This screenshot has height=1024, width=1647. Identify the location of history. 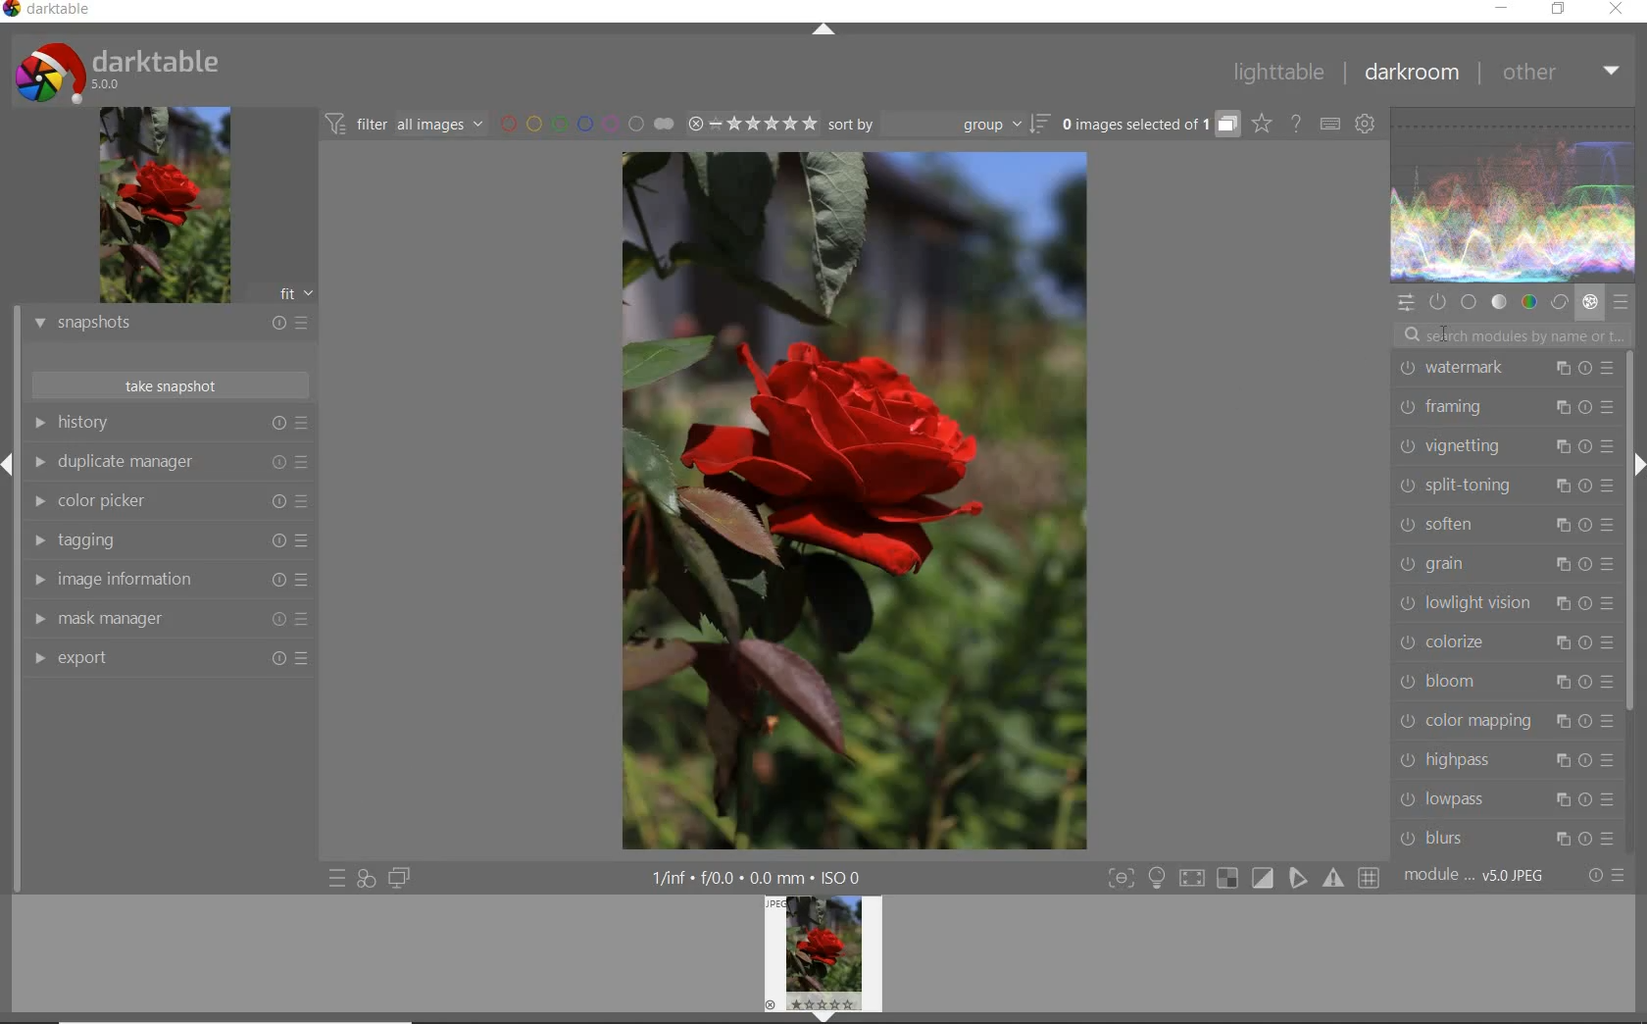
(168, 425).